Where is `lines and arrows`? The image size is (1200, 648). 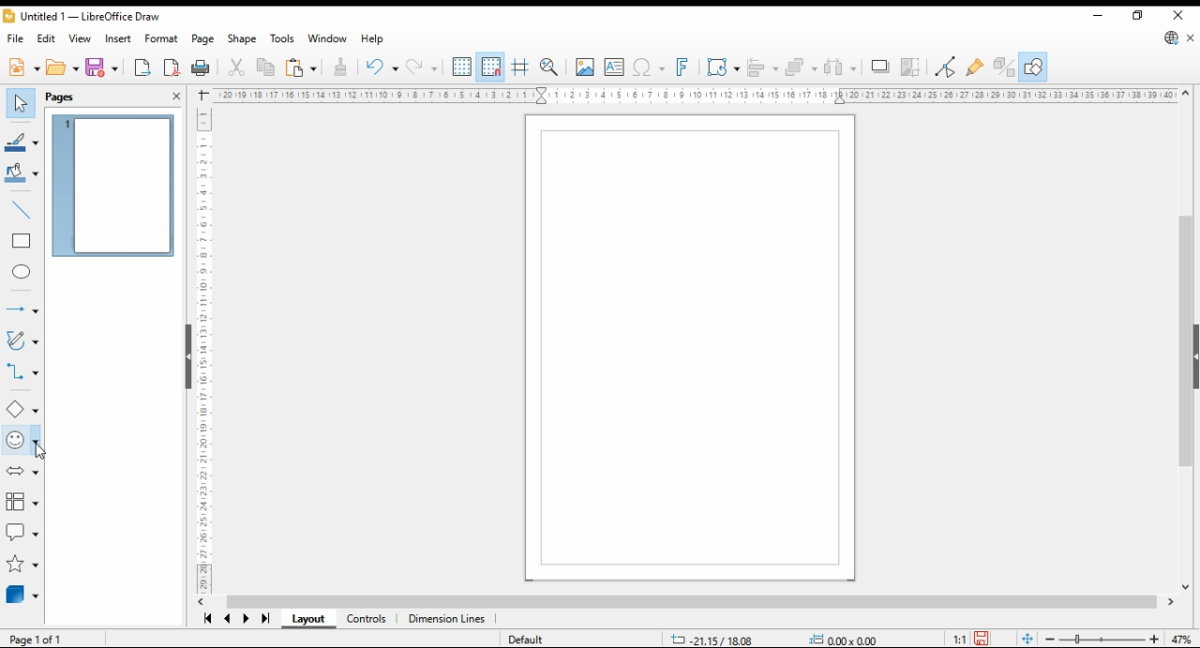 lines and arrows is located at coordinates (22, 306).